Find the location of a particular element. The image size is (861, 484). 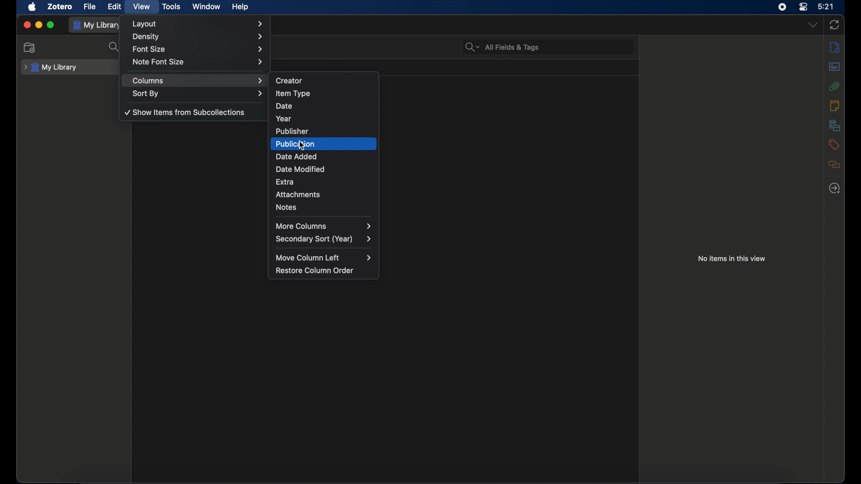

date modified is located at coordinates (324, 169).